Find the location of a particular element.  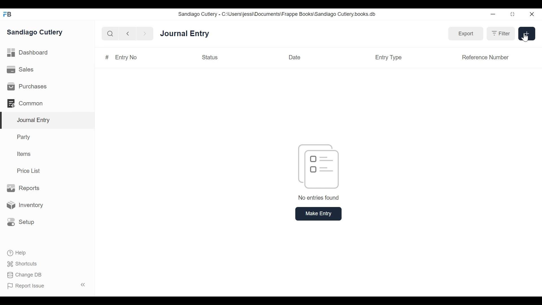

Search is located at coordinates (110, 34).